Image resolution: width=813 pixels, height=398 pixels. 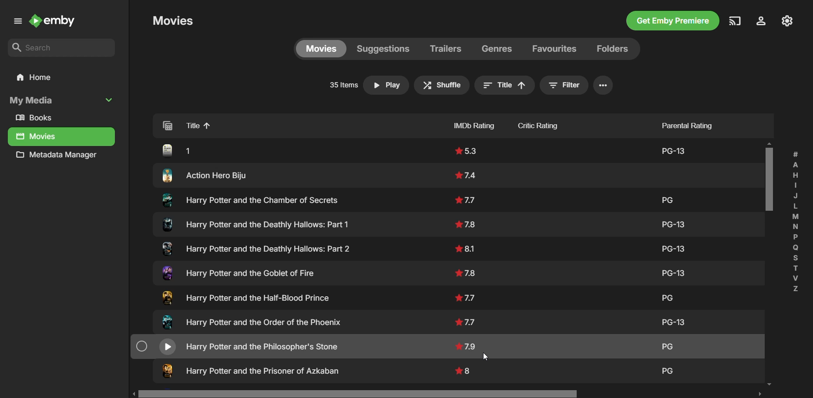 What do you see at coordinates (770, 177) in the screenshot?
I see `` at bounding box center [770, 177].